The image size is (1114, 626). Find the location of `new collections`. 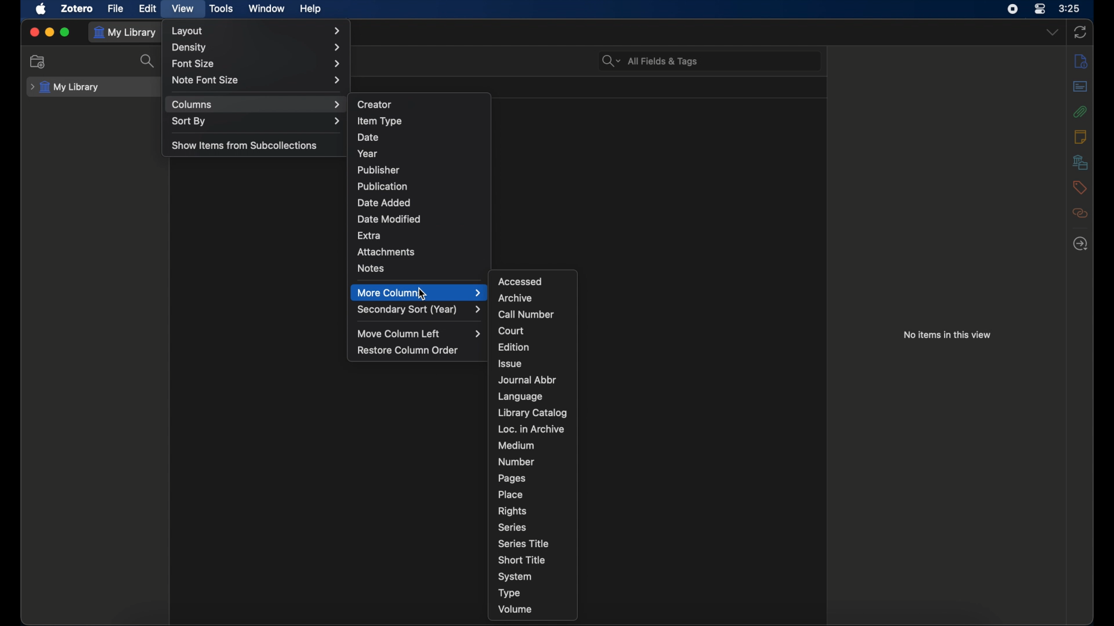

new collections is located at coordinates (38, 61).